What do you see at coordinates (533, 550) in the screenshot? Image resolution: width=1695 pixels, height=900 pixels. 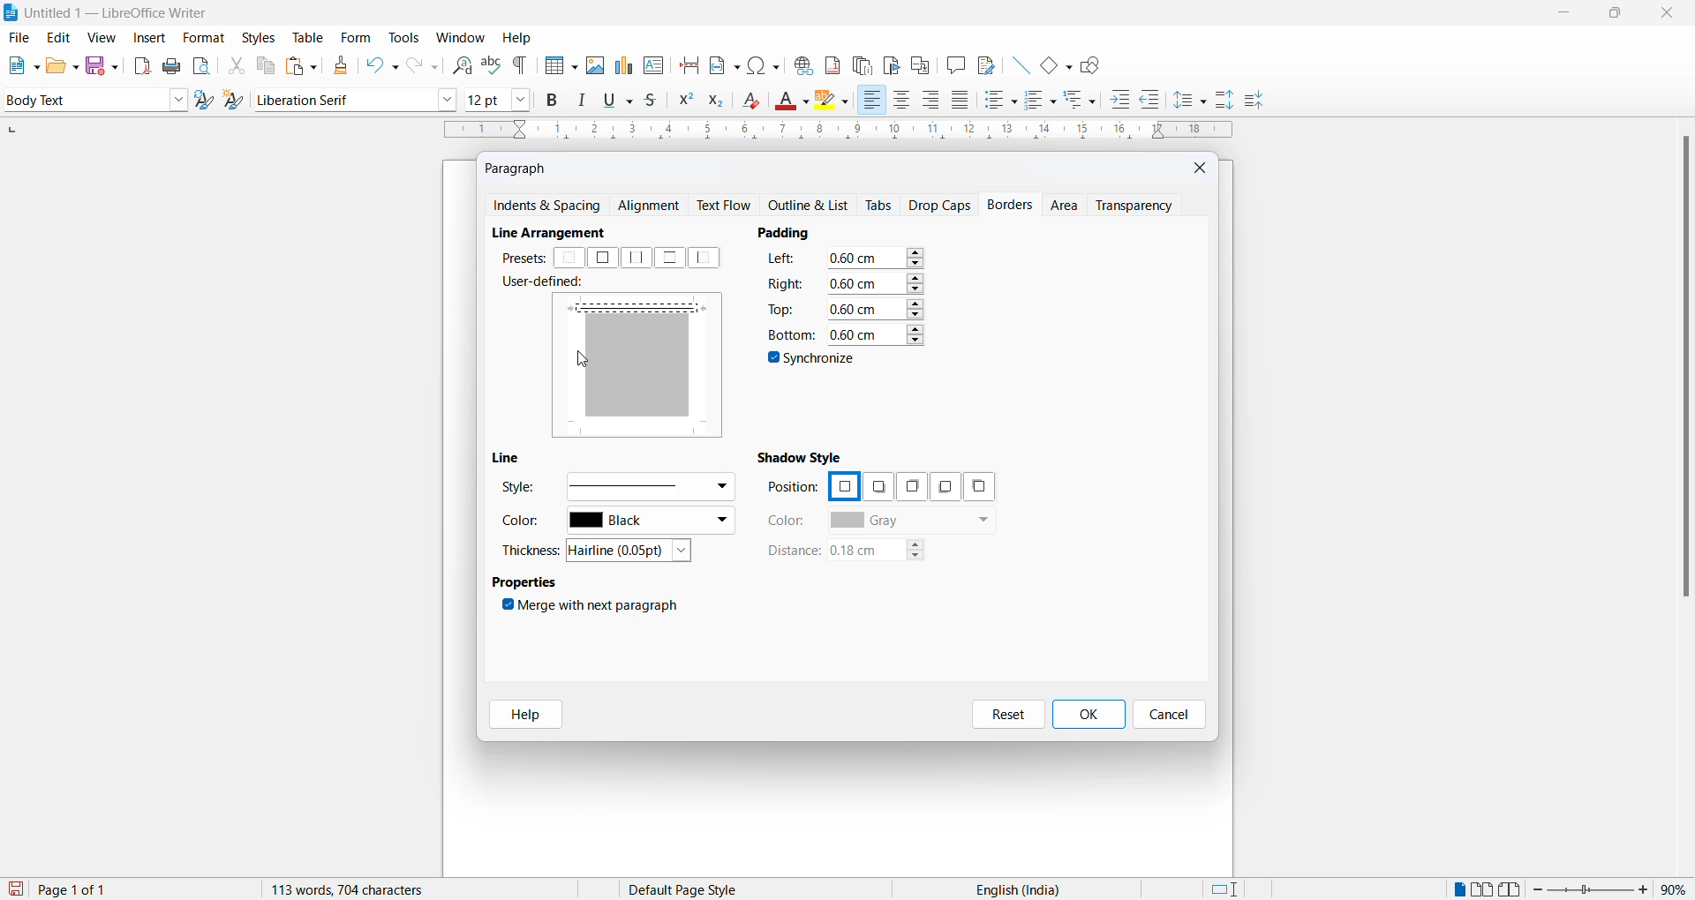 I see `thickness` at bounding box center [533, 550].